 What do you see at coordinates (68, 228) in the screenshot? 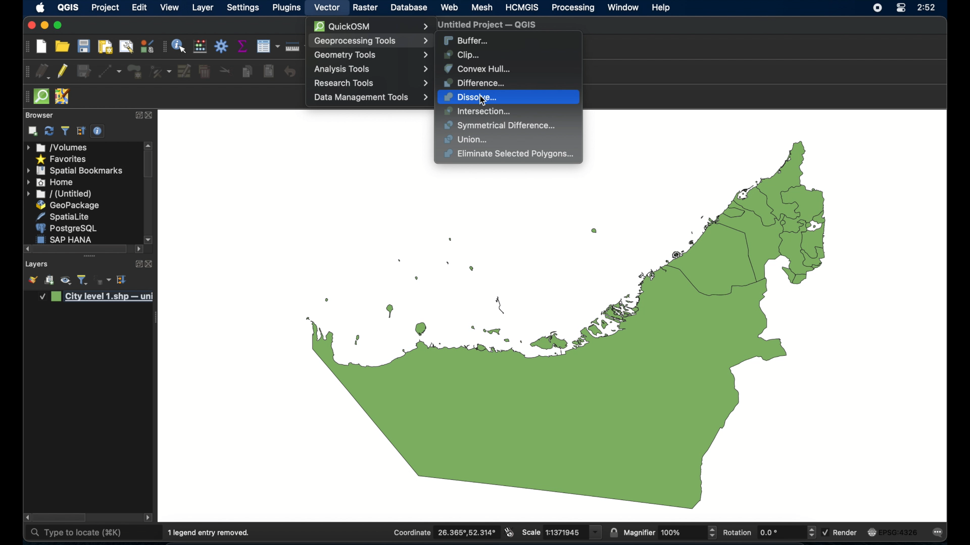
I see `postgresql` at bounding box center [68, 228].